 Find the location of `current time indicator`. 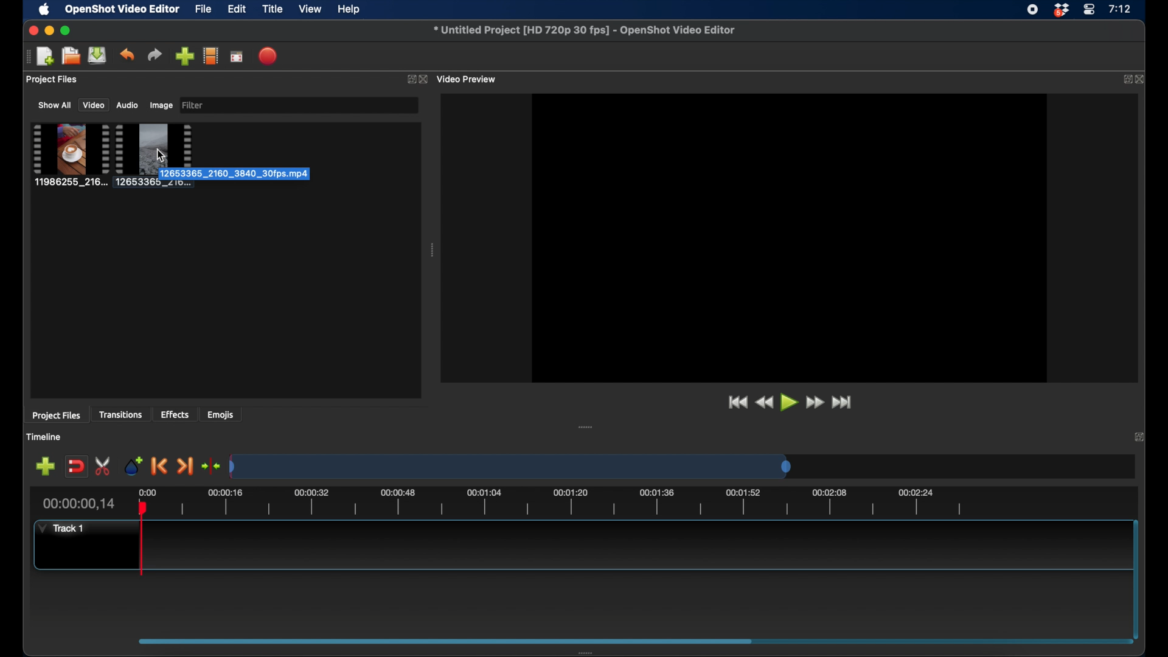

current time indicator is located at coordinates (80, 504).